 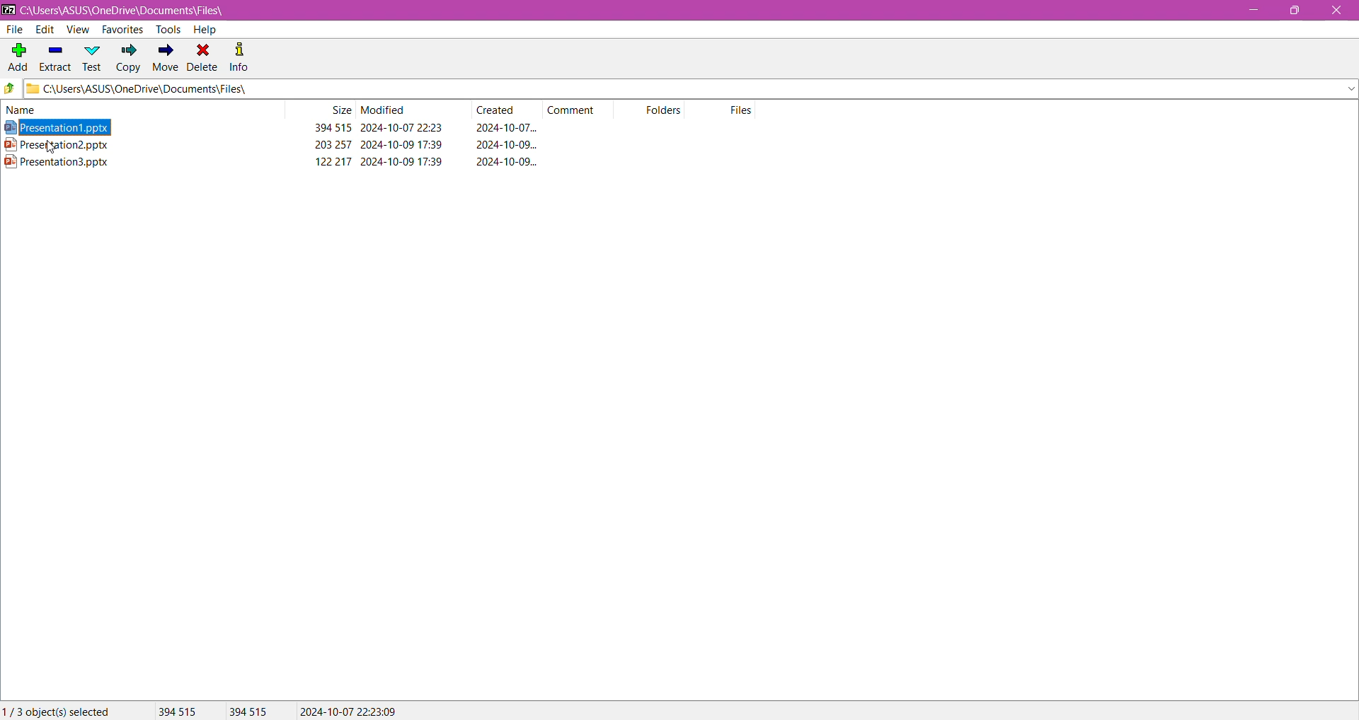 I want to click on Name, so click(x=35, y=110).